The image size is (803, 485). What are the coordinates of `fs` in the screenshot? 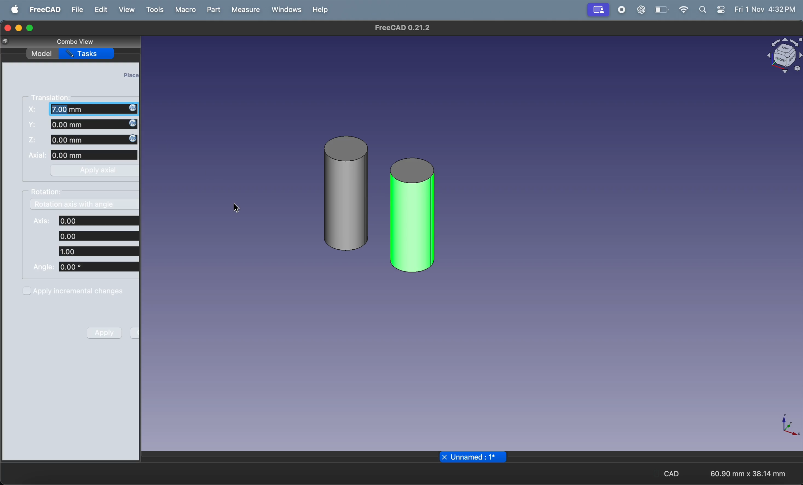 It's located at (34, 125).